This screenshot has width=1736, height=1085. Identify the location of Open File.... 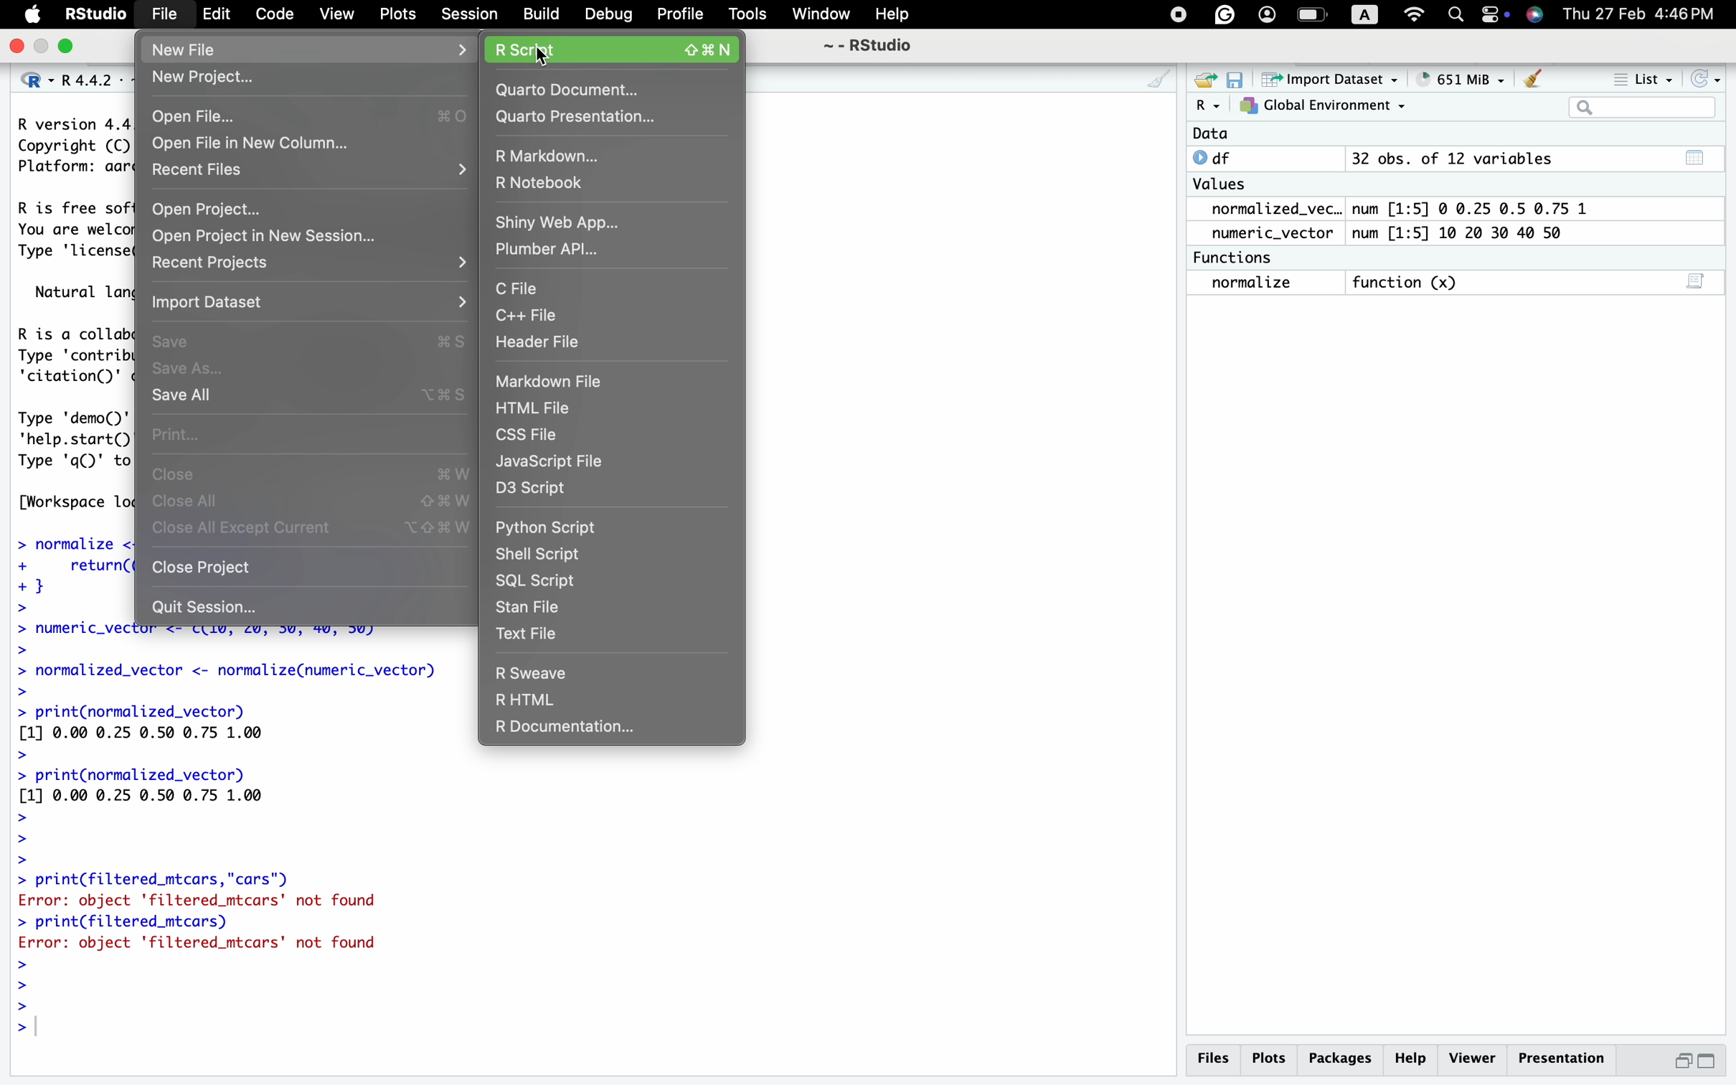
(297, 111).